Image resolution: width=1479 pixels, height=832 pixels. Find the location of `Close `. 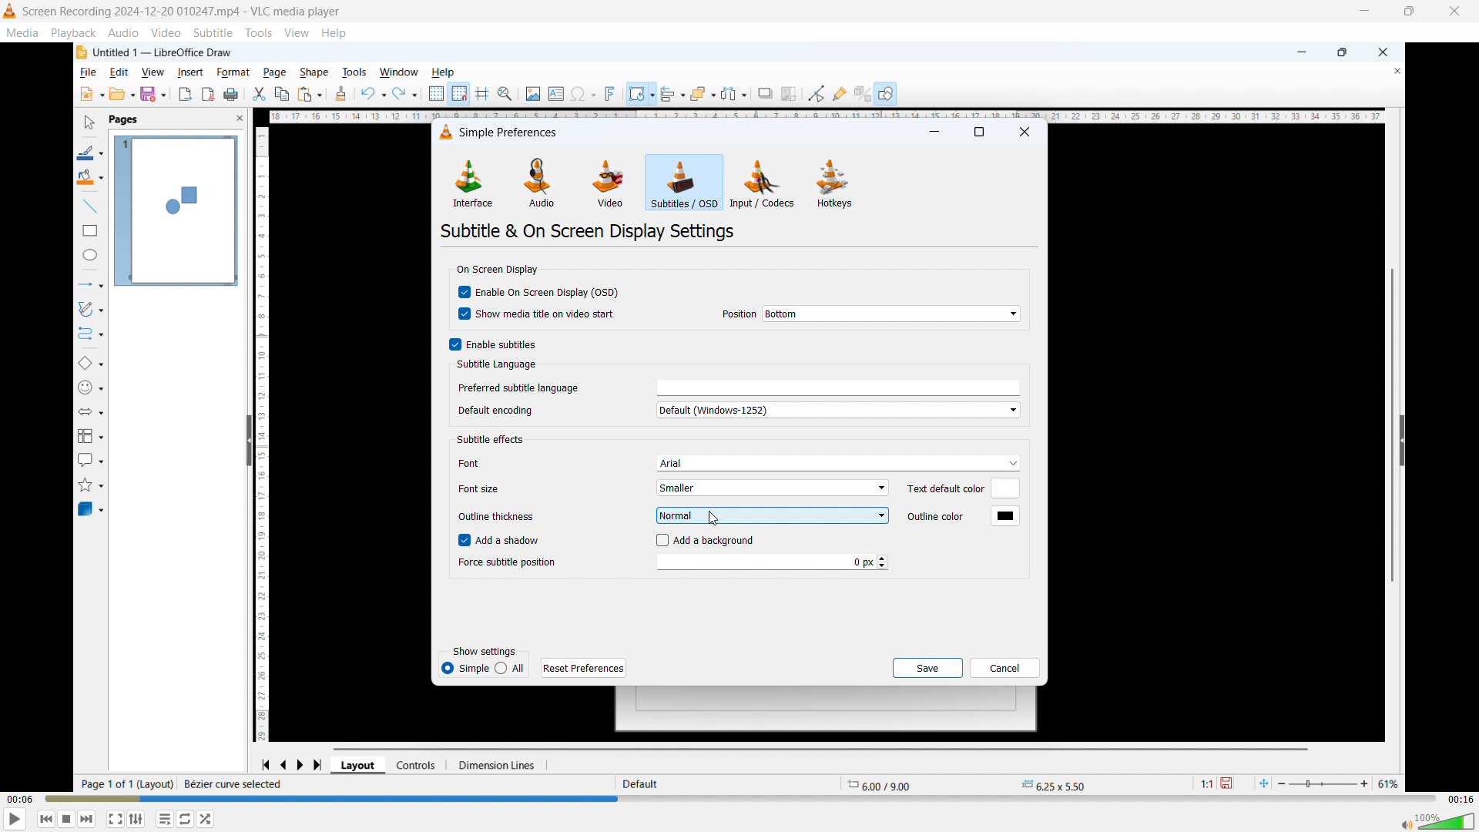

Close  is located at coordinates (1026, 133).